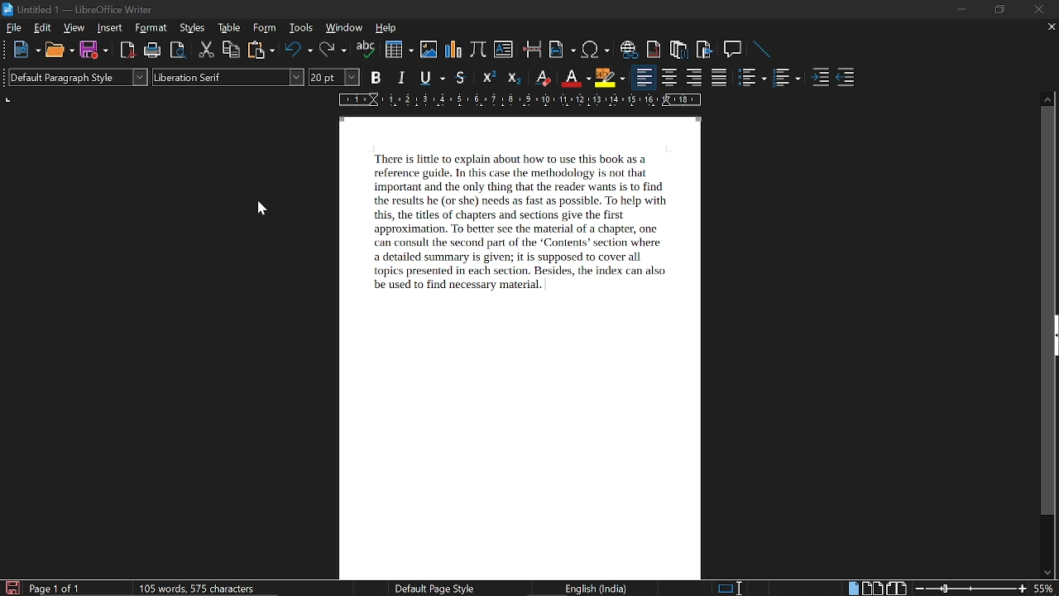  What do you see at coordinates (729, 589) in the screenshot?
I see `selection method` at bounding box center [729, 589].